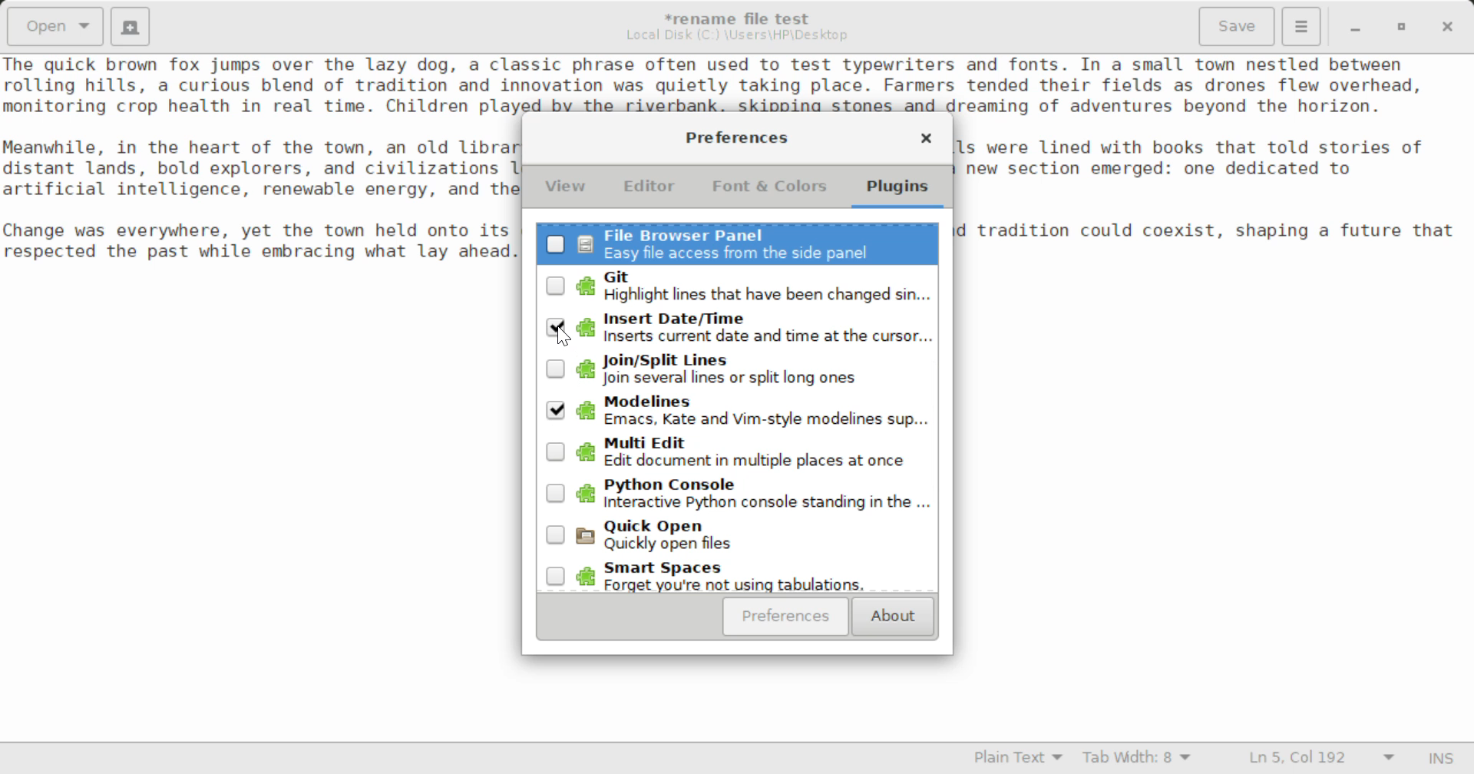  Describe the element at coordinates (1019, 759) in the screenshot. I see `Selected Language` at that location.